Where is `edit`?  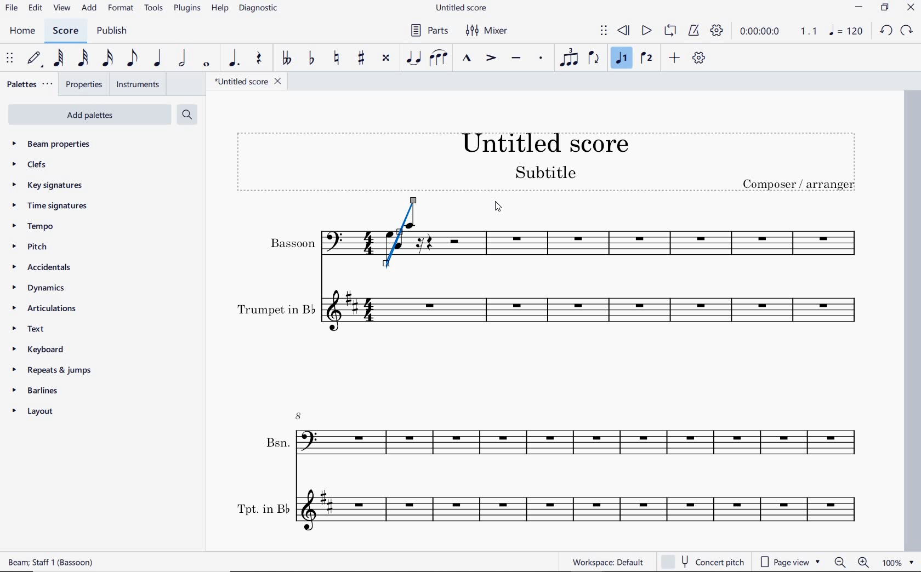 edit is located at coordinates (35, 9).